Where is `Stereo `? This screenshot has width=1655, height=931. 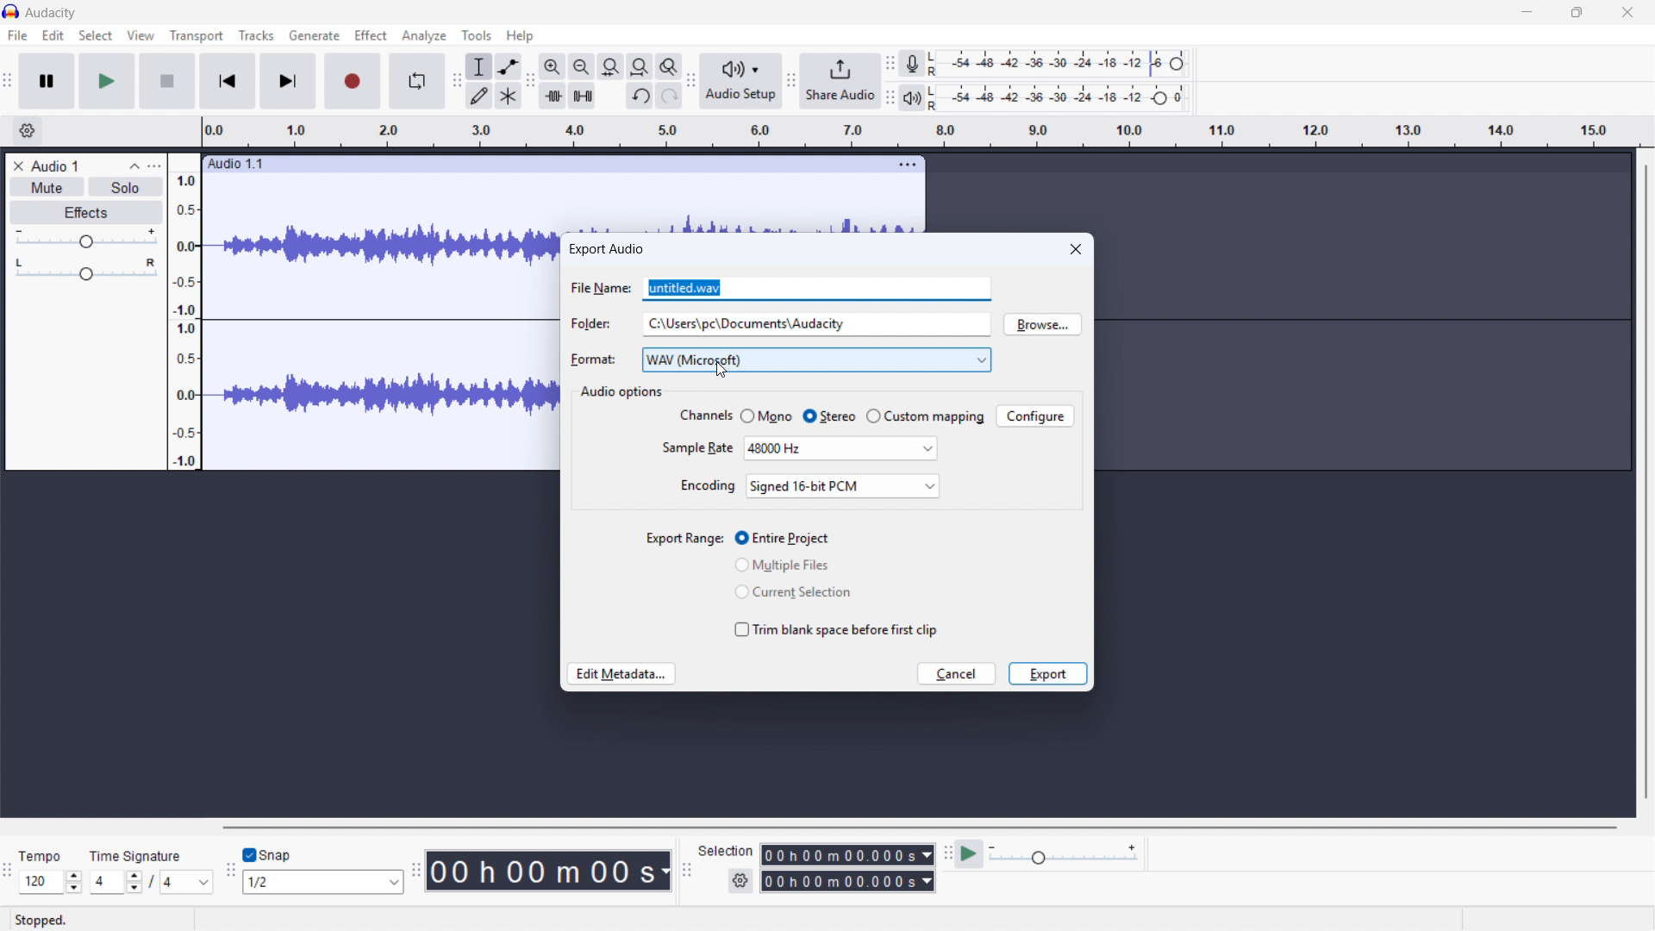 Stereo  is located at coordinates (829, 416).